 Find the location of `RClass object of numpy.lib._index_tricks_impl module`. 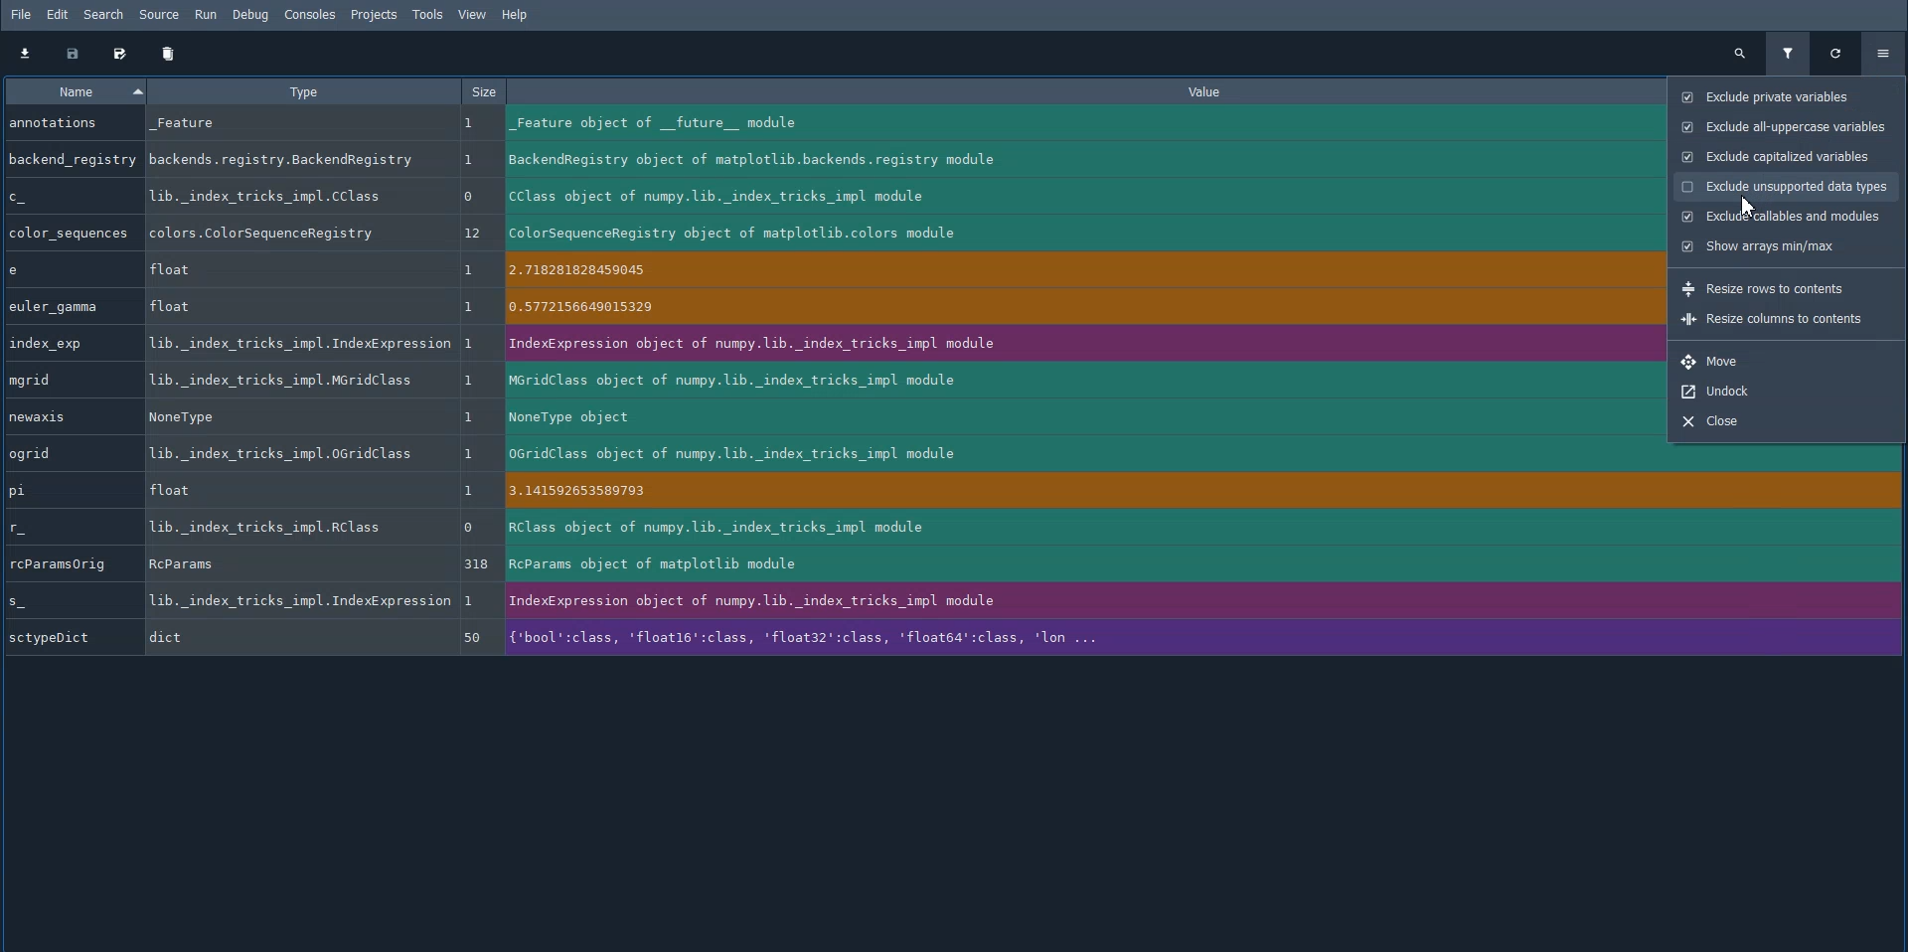

RClass object of numpy.lib._index_tricks_impl module is located at coordinates (1077, 529).